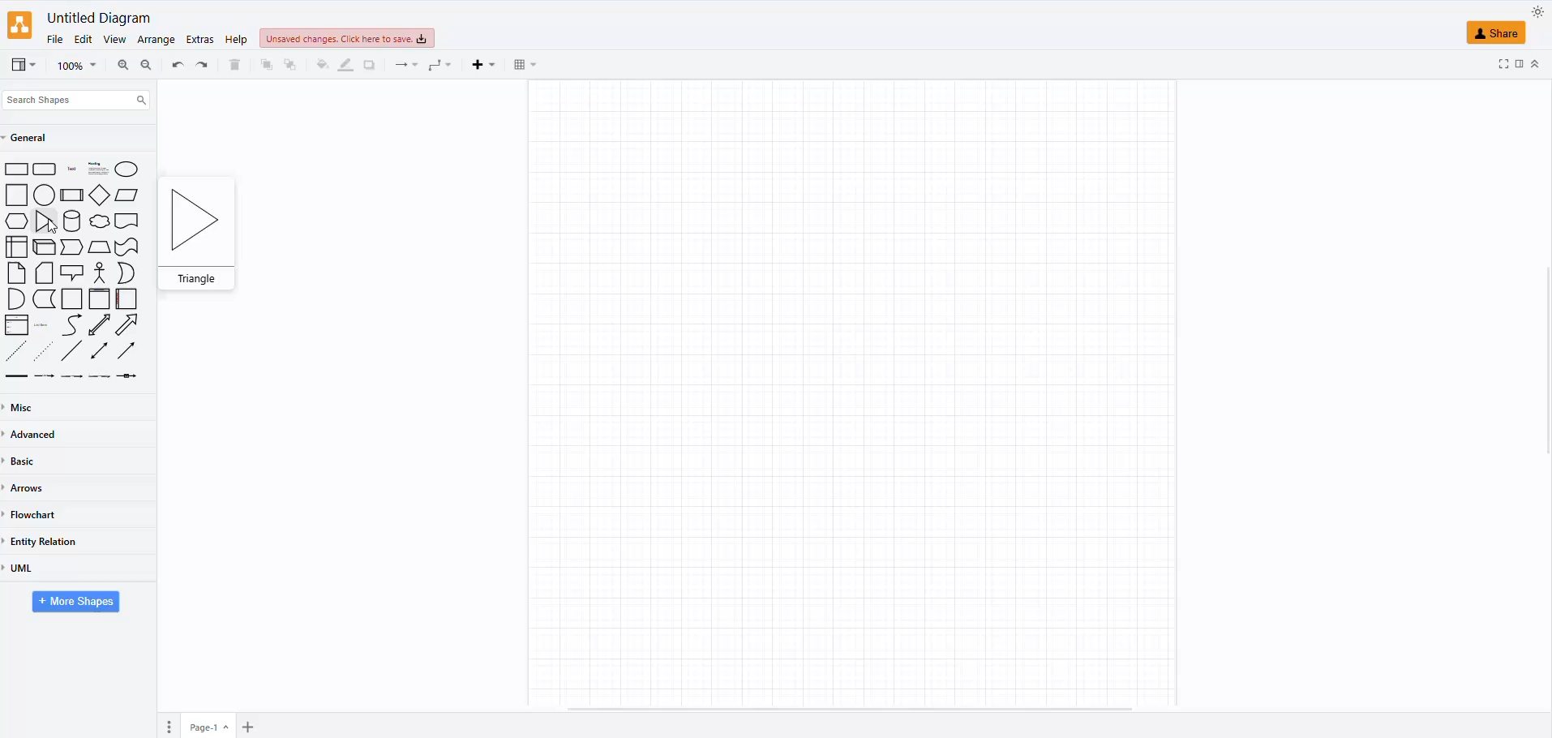 This screenshot has height=738, width=1552. Describe the element at coordinates (21, 26) in the screenshot. I see `logo` at that location.